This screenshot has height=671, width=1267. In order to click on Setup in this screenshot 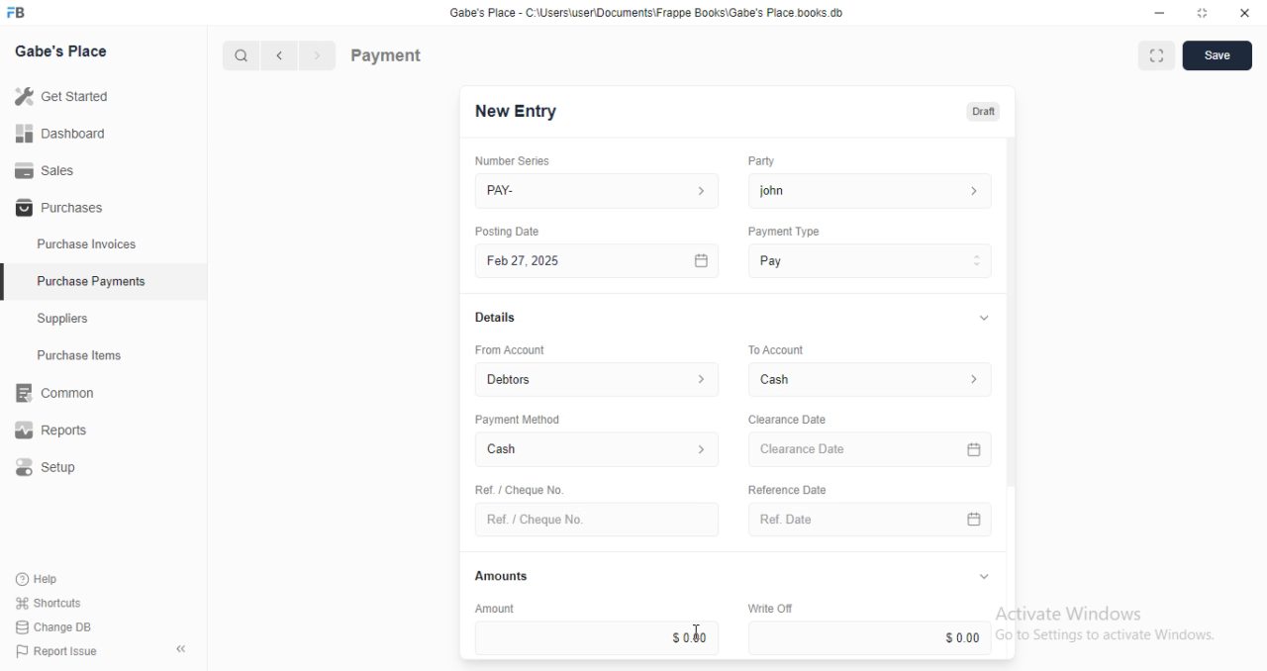, I will do `click(60, 468)`.